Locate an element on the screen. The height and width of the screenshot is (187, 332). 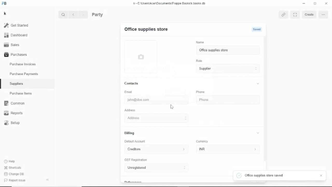
Minimize is located at coordinates (304, 3).